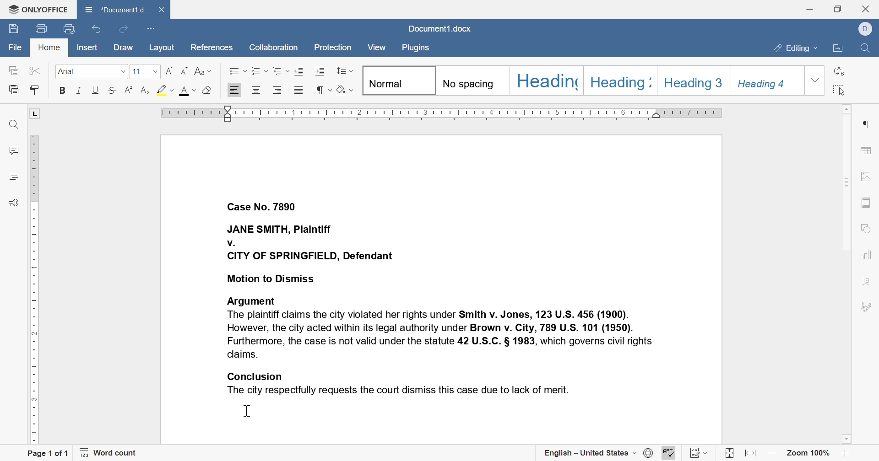  I want to click on layout, so click(162, 48).